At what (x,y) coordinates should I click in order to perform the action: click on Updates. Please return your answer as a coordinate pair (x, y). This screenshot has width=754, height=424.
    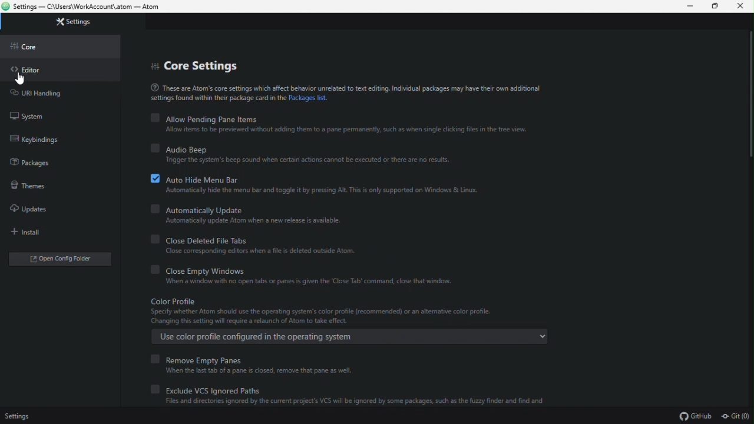
    Looking at the image, I should click on (32, 208).